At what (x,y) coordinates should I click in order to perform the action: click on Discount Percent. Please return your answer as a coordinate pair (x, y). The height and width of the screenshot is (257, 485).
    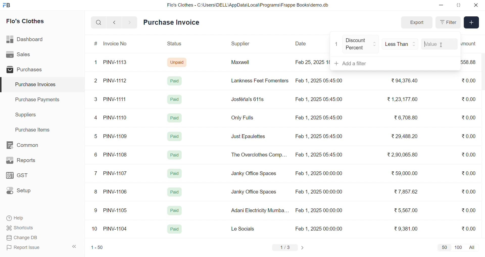
    Looking at the image, I should click on (361, 44).